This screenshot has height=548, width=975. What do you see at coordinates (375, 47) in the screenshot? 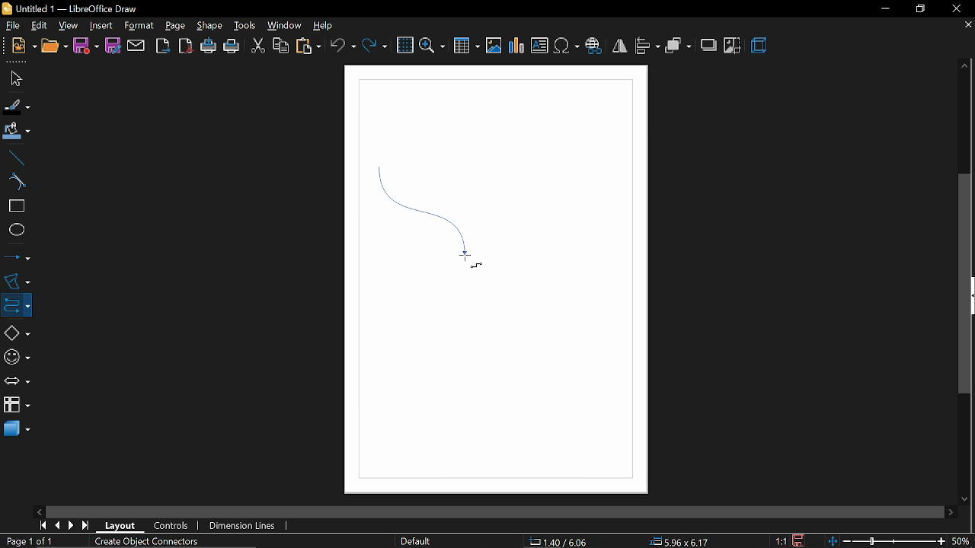
I see `redo` at bounding box center [375, 47].